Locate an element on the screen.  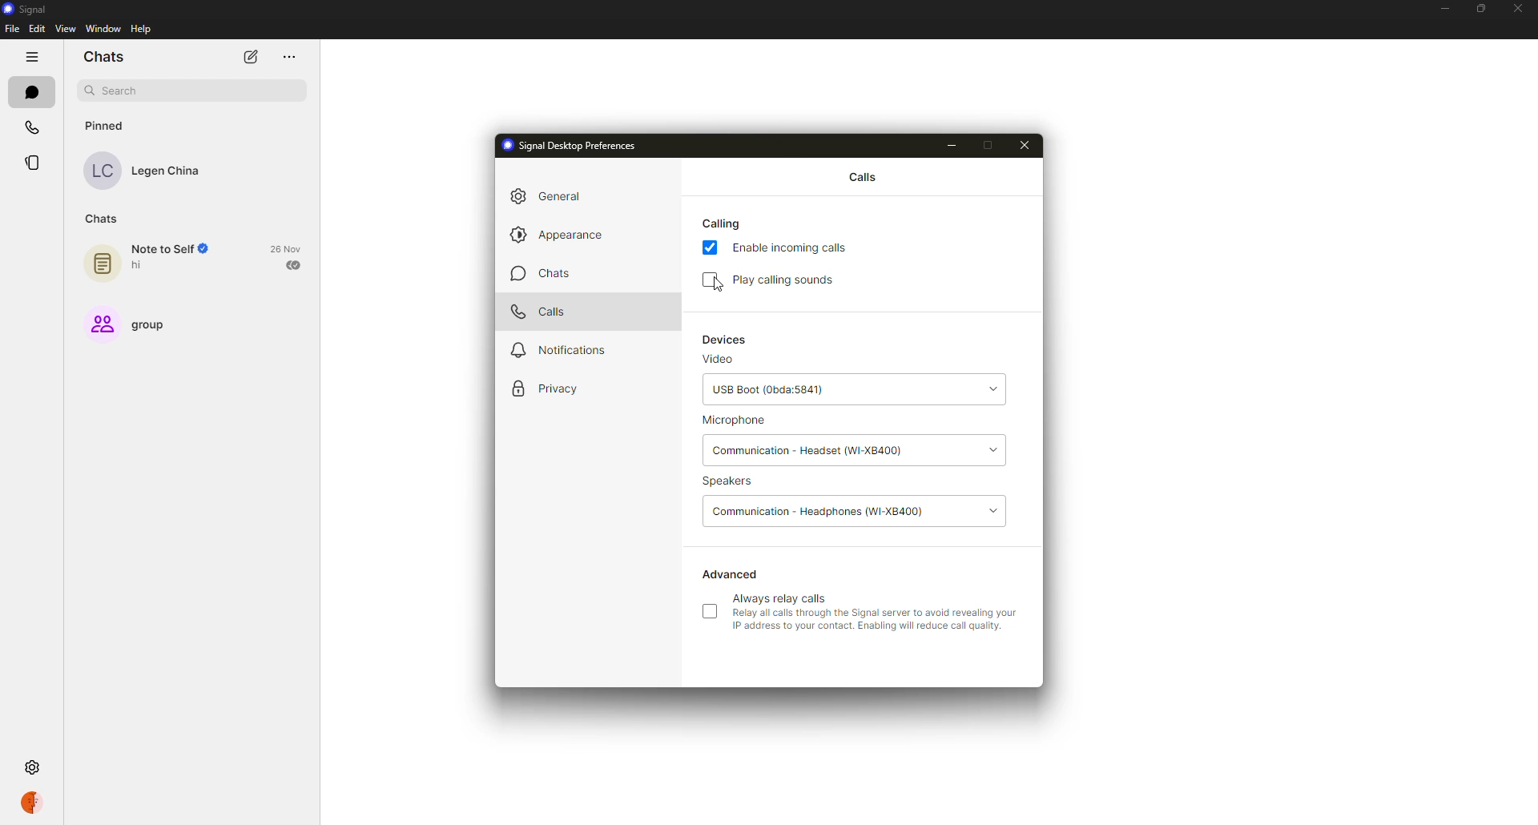
profile is located at coordinates (30, 803).